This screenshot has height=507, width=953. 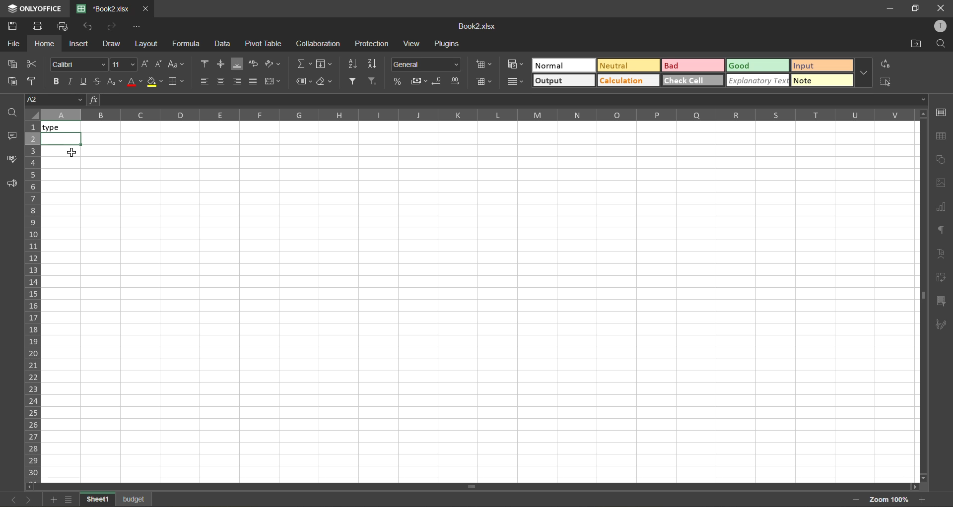 What do you see at coordinates (941, 278) in the screenshot?
I see `pivot table` at bounding box center [941, 278].